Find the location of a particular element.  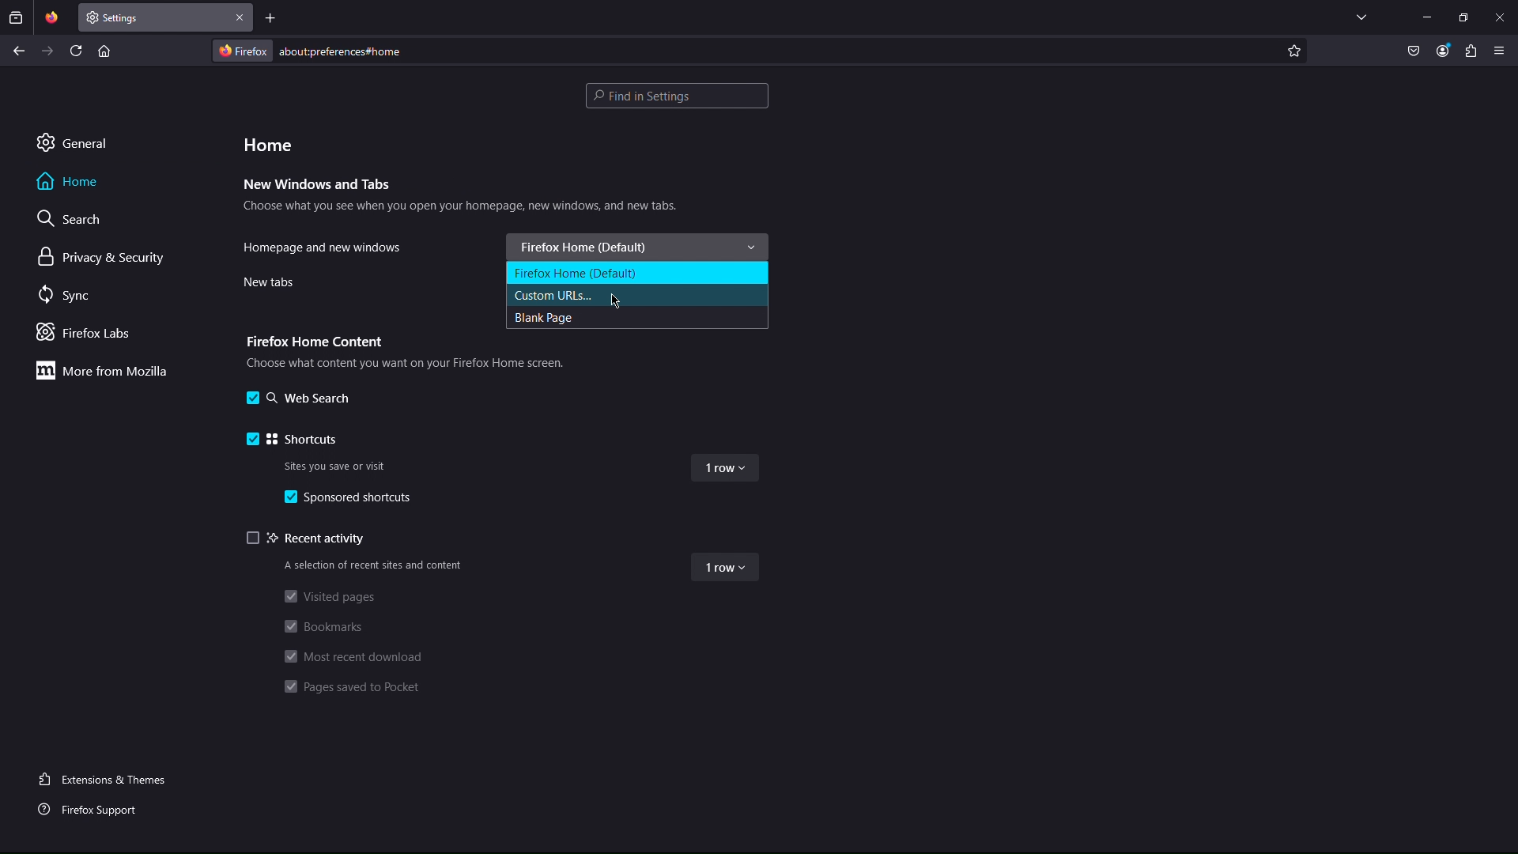

Shortcuts is located at coordinates (294, 440).